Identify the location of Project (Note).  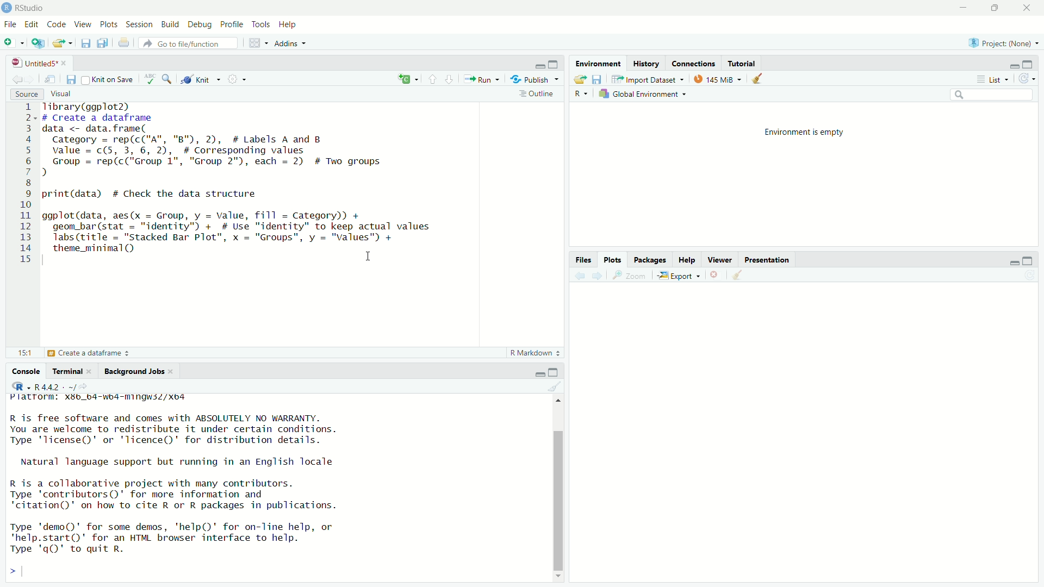
(1004, 41).